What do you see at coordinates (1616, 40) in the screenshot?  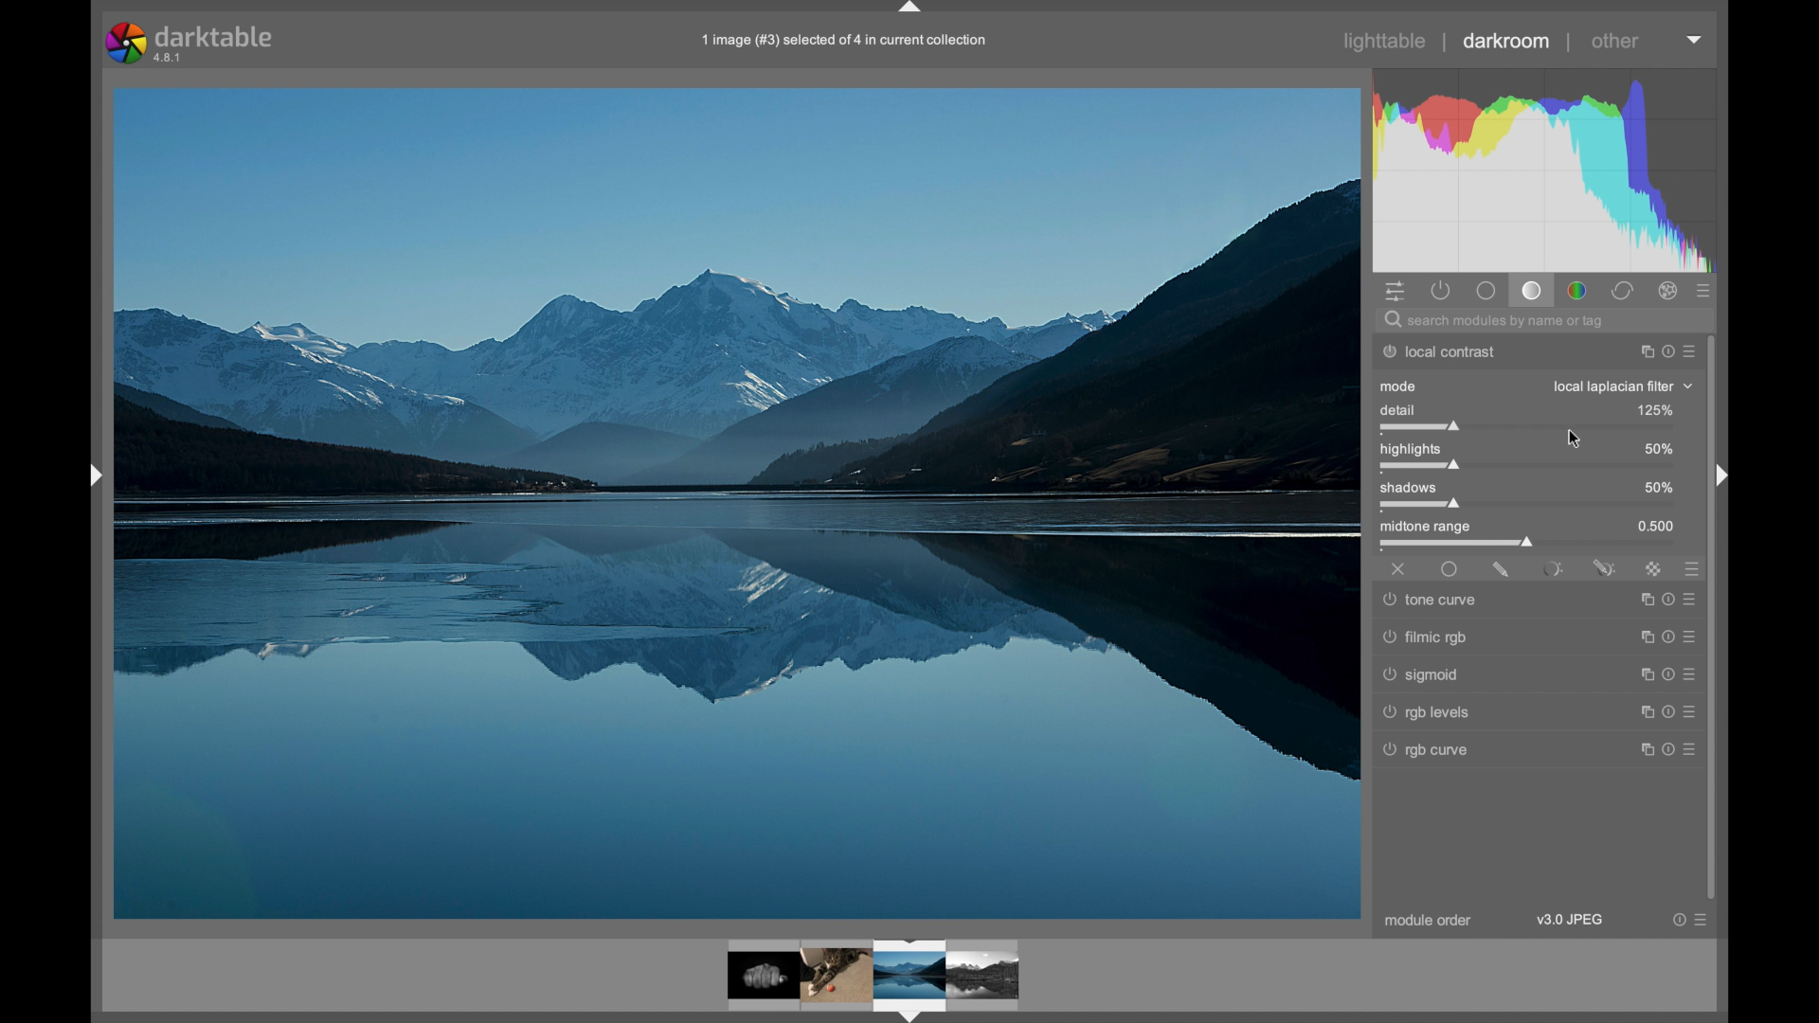 I see `other` at bounding box center [1616, 40].